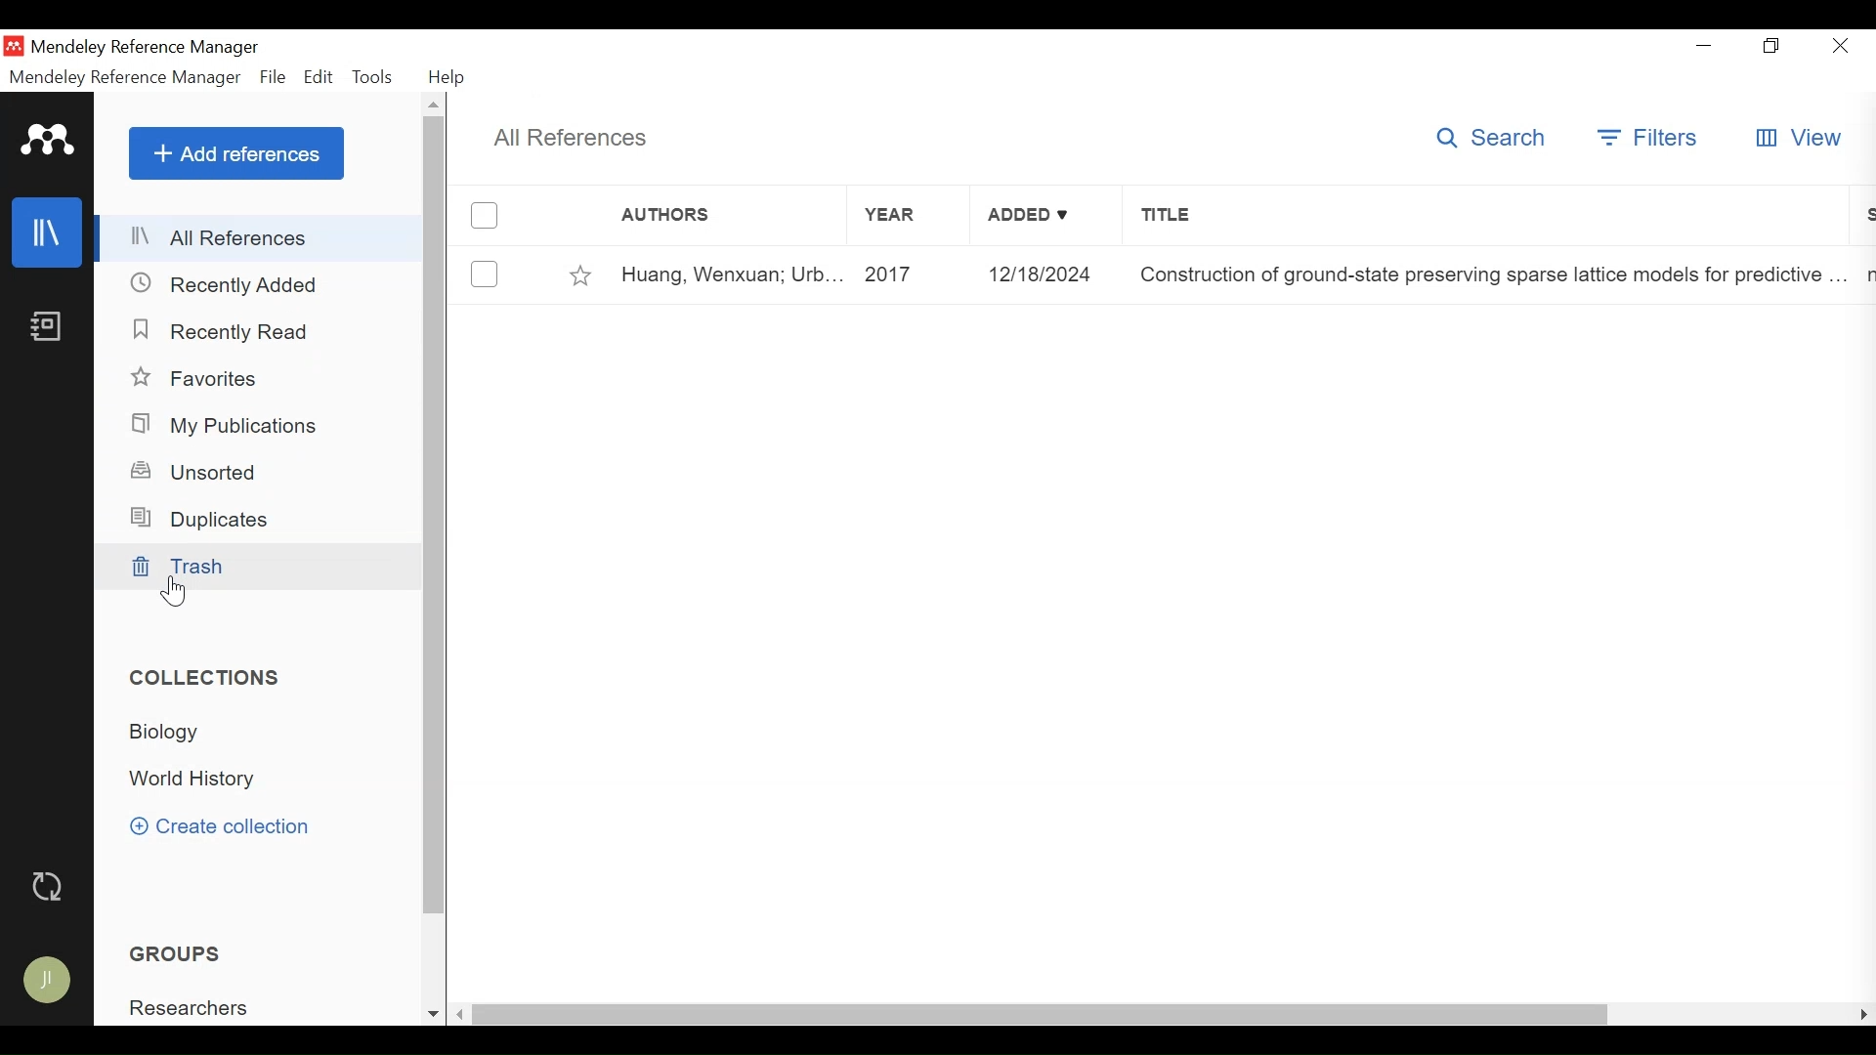 The image size is (1876, 1055). Describe the element at coordinates (373, 77) in the screenshot. I see `Tools` at that location.